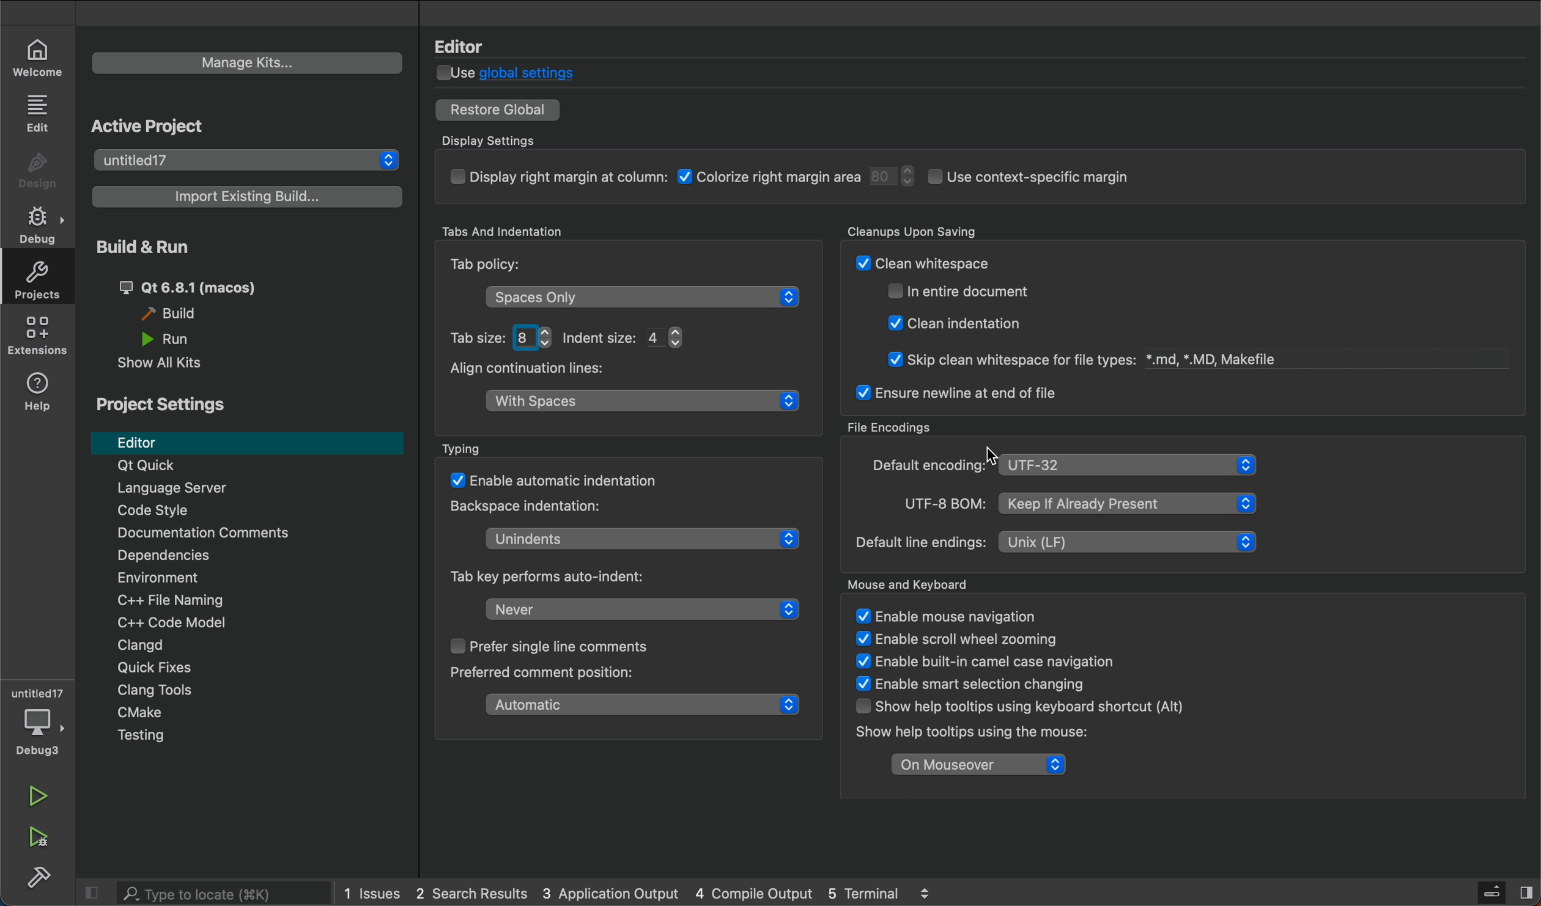  I want to click on comment position , so click(646, 704).